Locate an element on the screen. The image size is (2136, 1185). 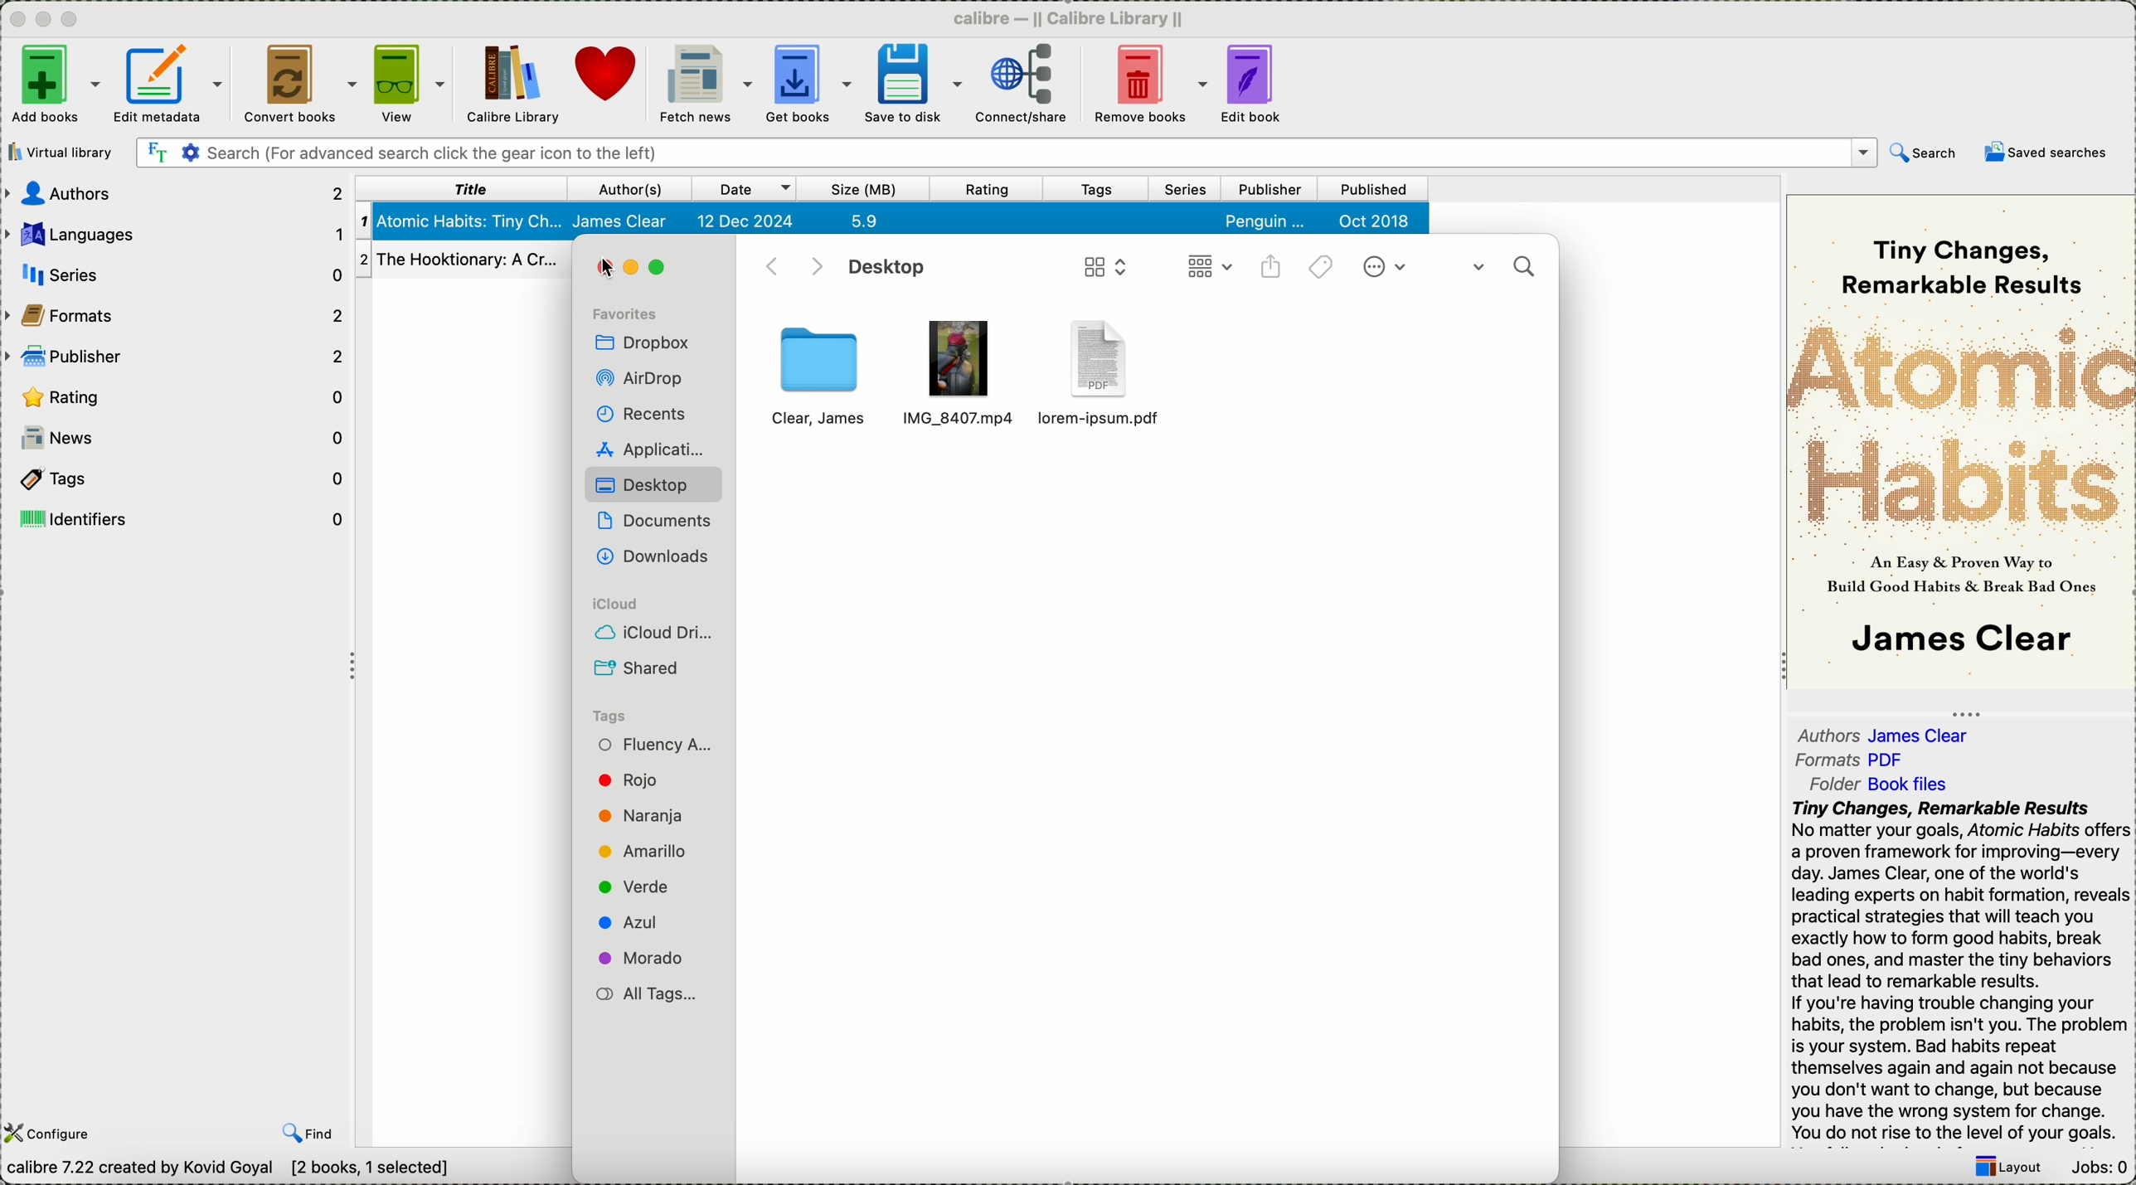
Calibre library is located at coordinates (511, 82).